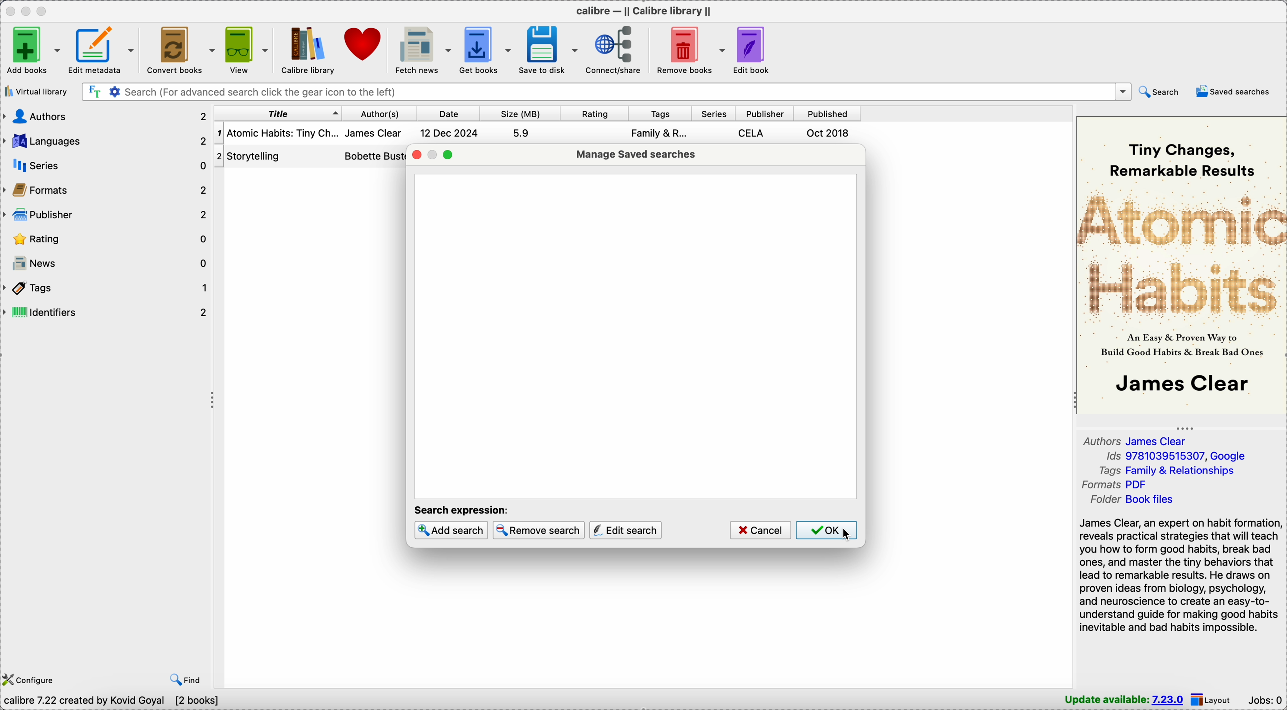 Image resolution: width=1287 pixels, height=710 pixels. I want to click on author(s), so click(376, 113).